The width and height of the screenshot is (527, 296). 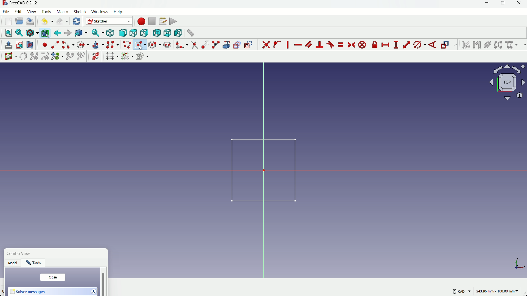 I want to click on back, so click(x=57, y=33).